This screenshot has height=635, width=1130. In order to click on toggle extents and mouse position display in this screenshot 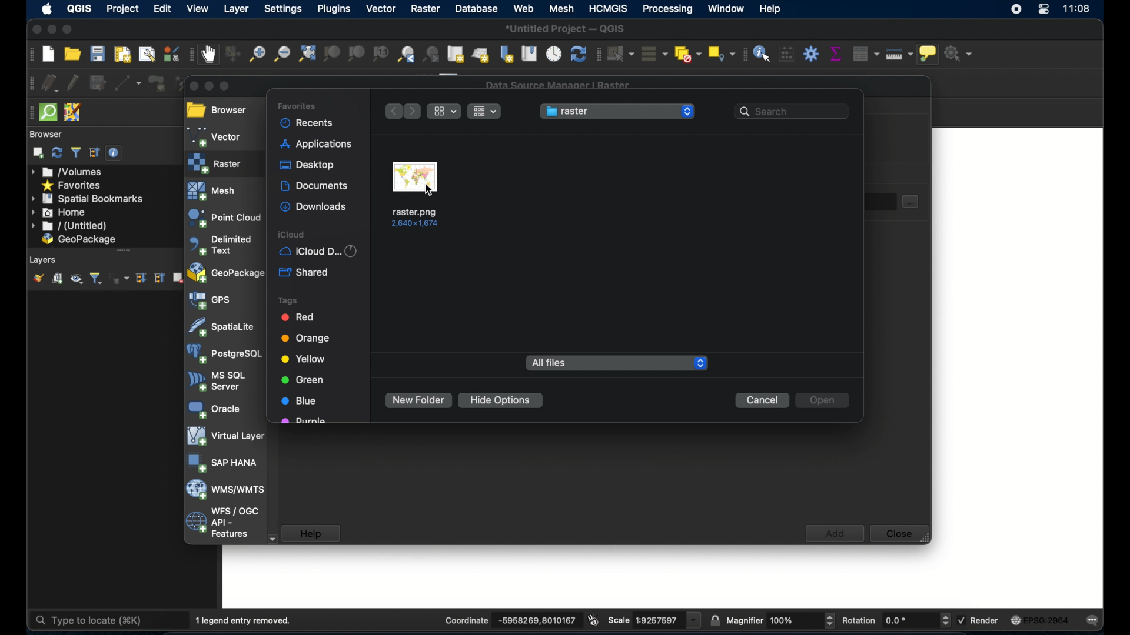, I will do `click(594, 619)`.